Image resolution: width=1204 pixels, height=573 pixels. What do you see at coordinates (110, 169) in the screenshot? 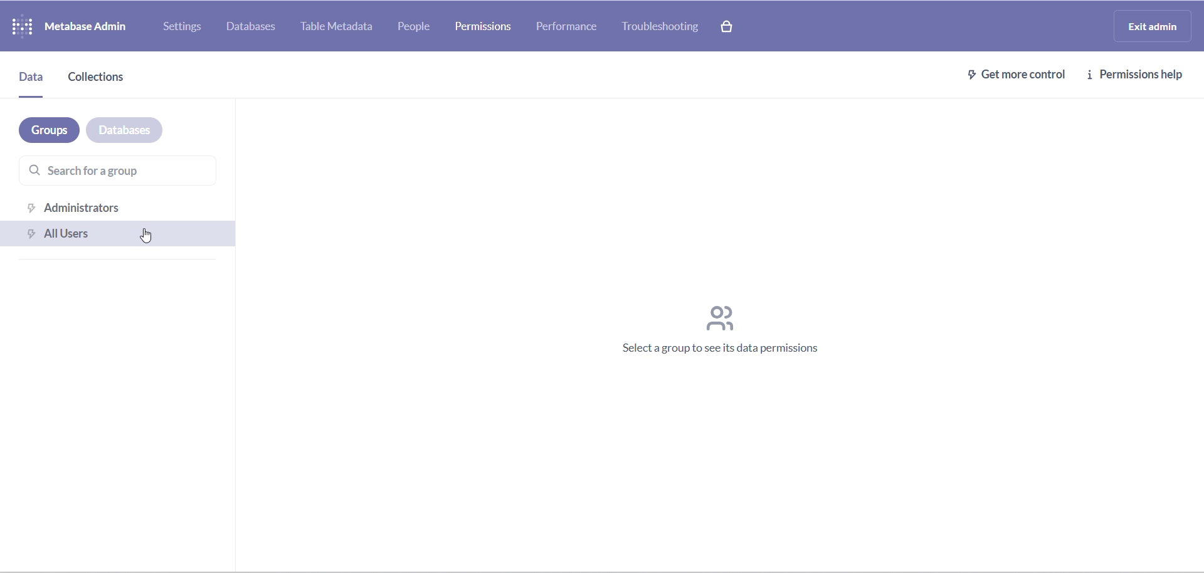
I see `search for a group` at bounding box center [110, 169].